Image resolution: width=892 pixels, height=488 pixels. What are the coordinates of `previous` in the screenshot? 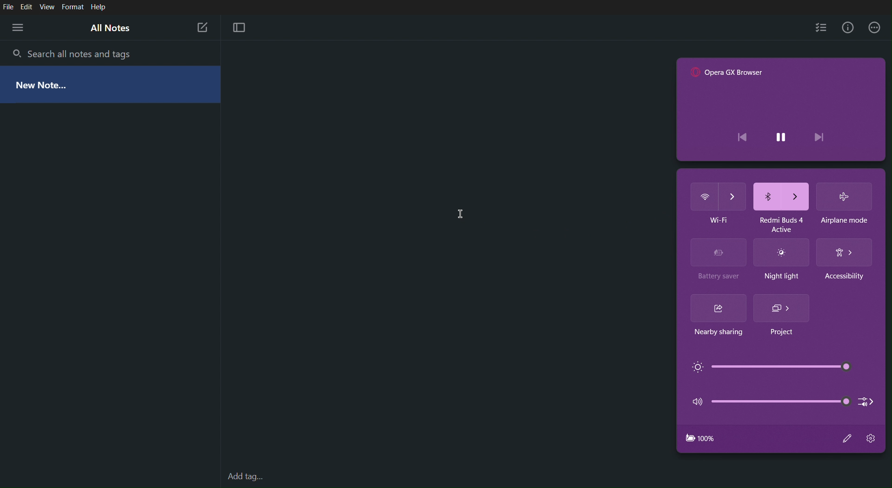 It's located at (745, 138).